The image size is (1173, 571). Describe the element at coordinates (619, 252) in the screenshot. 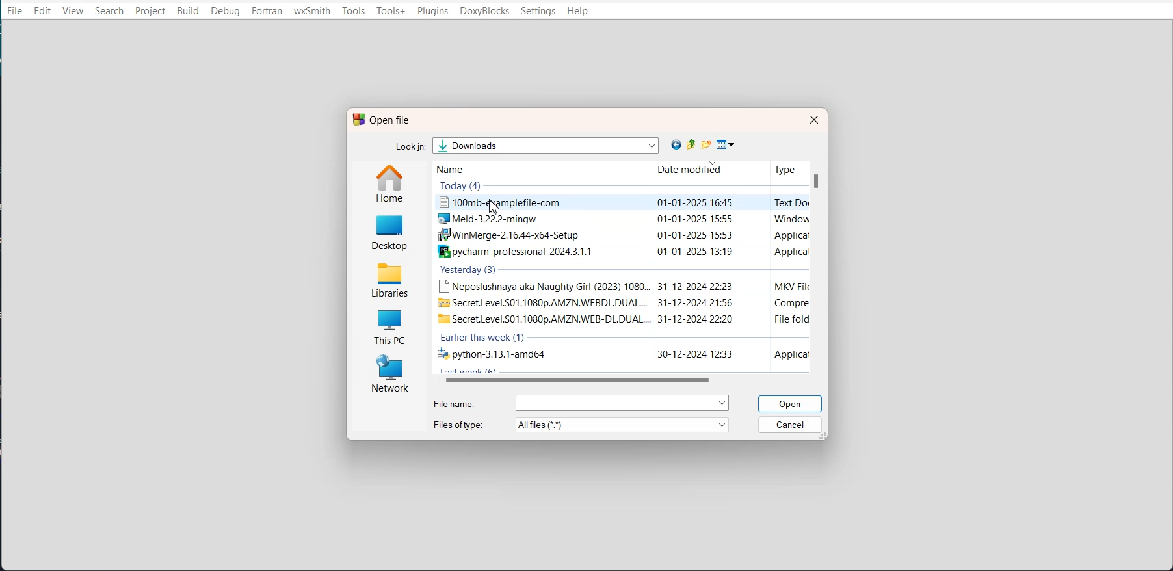

I see `pycharm-professional-2024.3.1.1` at that location.